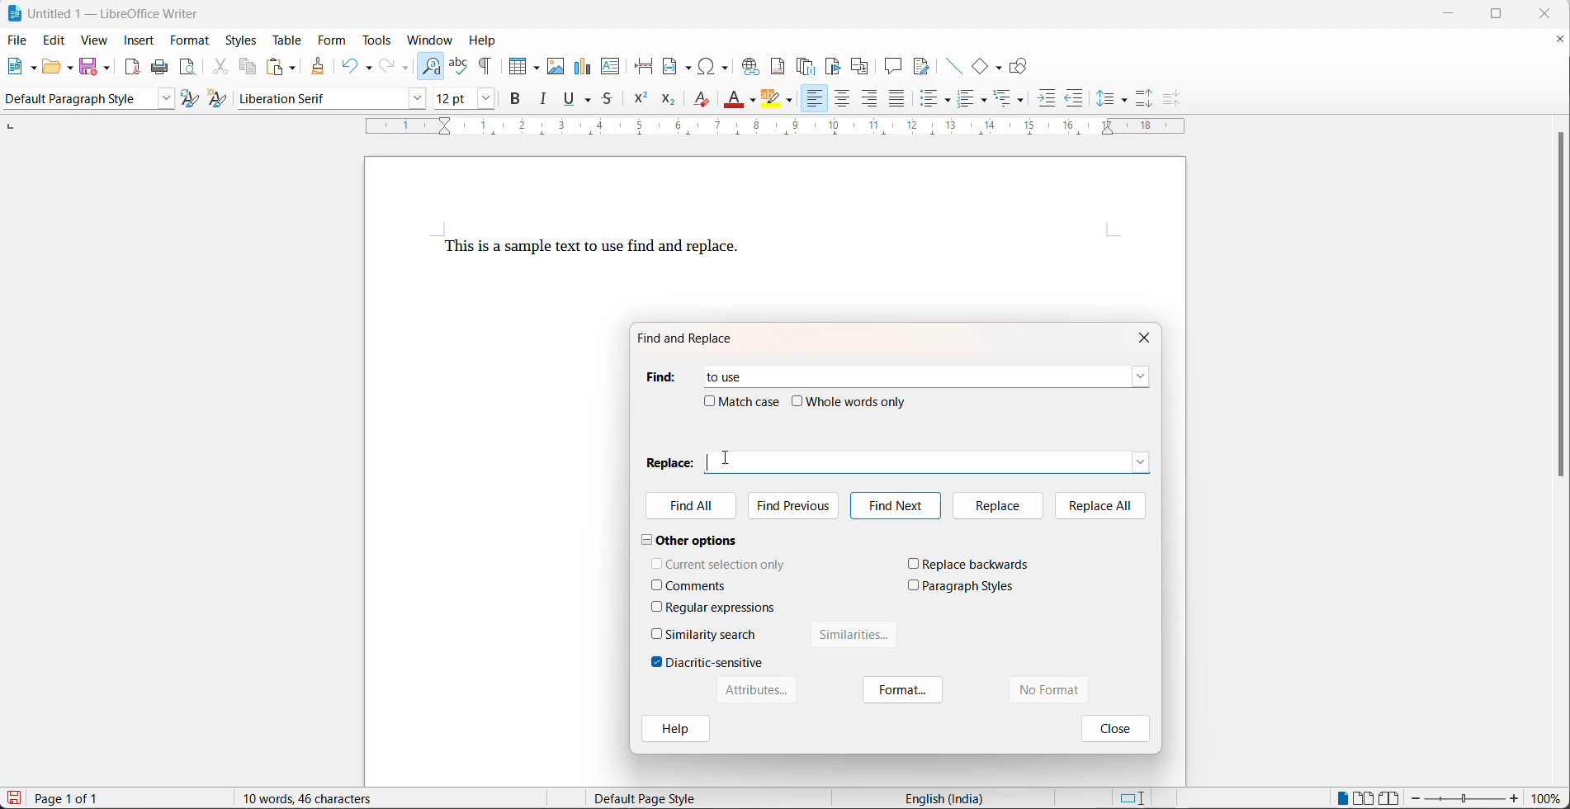 The width and height of the screenshot is (1570, 809). I want to click on redo, so click(388, 66).